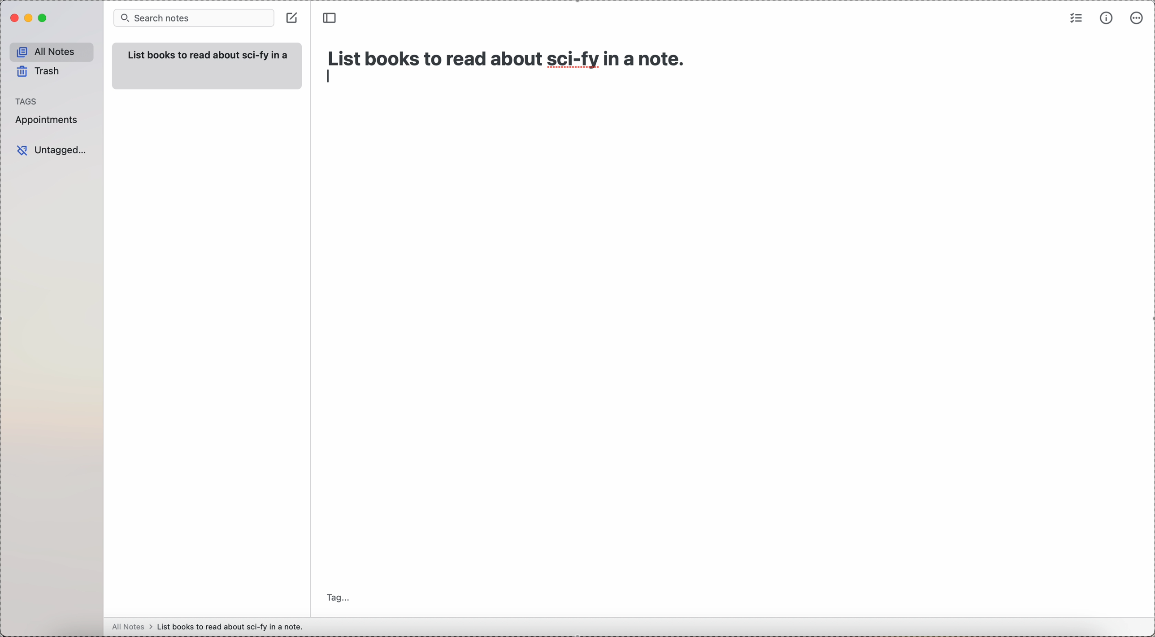 The width and height of the screenshot is (1155, 637). Describe the element at coordinates (27, 100) in the screenshot. I see `tags` at that location.